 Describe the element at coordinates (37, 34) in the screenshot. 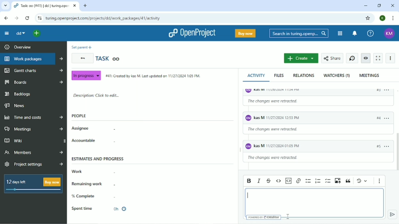

I see `Open quick add menu` at that location.